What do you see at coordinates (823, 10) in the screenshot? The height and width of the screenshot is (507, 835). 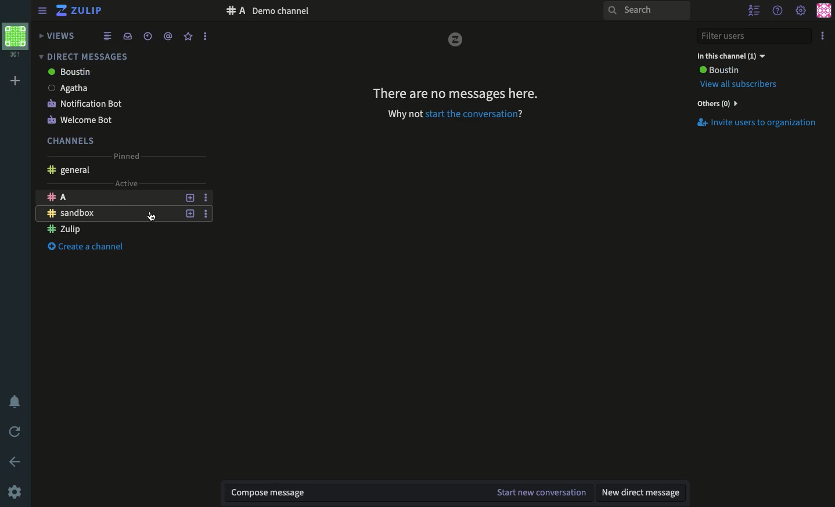 I see `Profile` at bounding box center [823, 10].